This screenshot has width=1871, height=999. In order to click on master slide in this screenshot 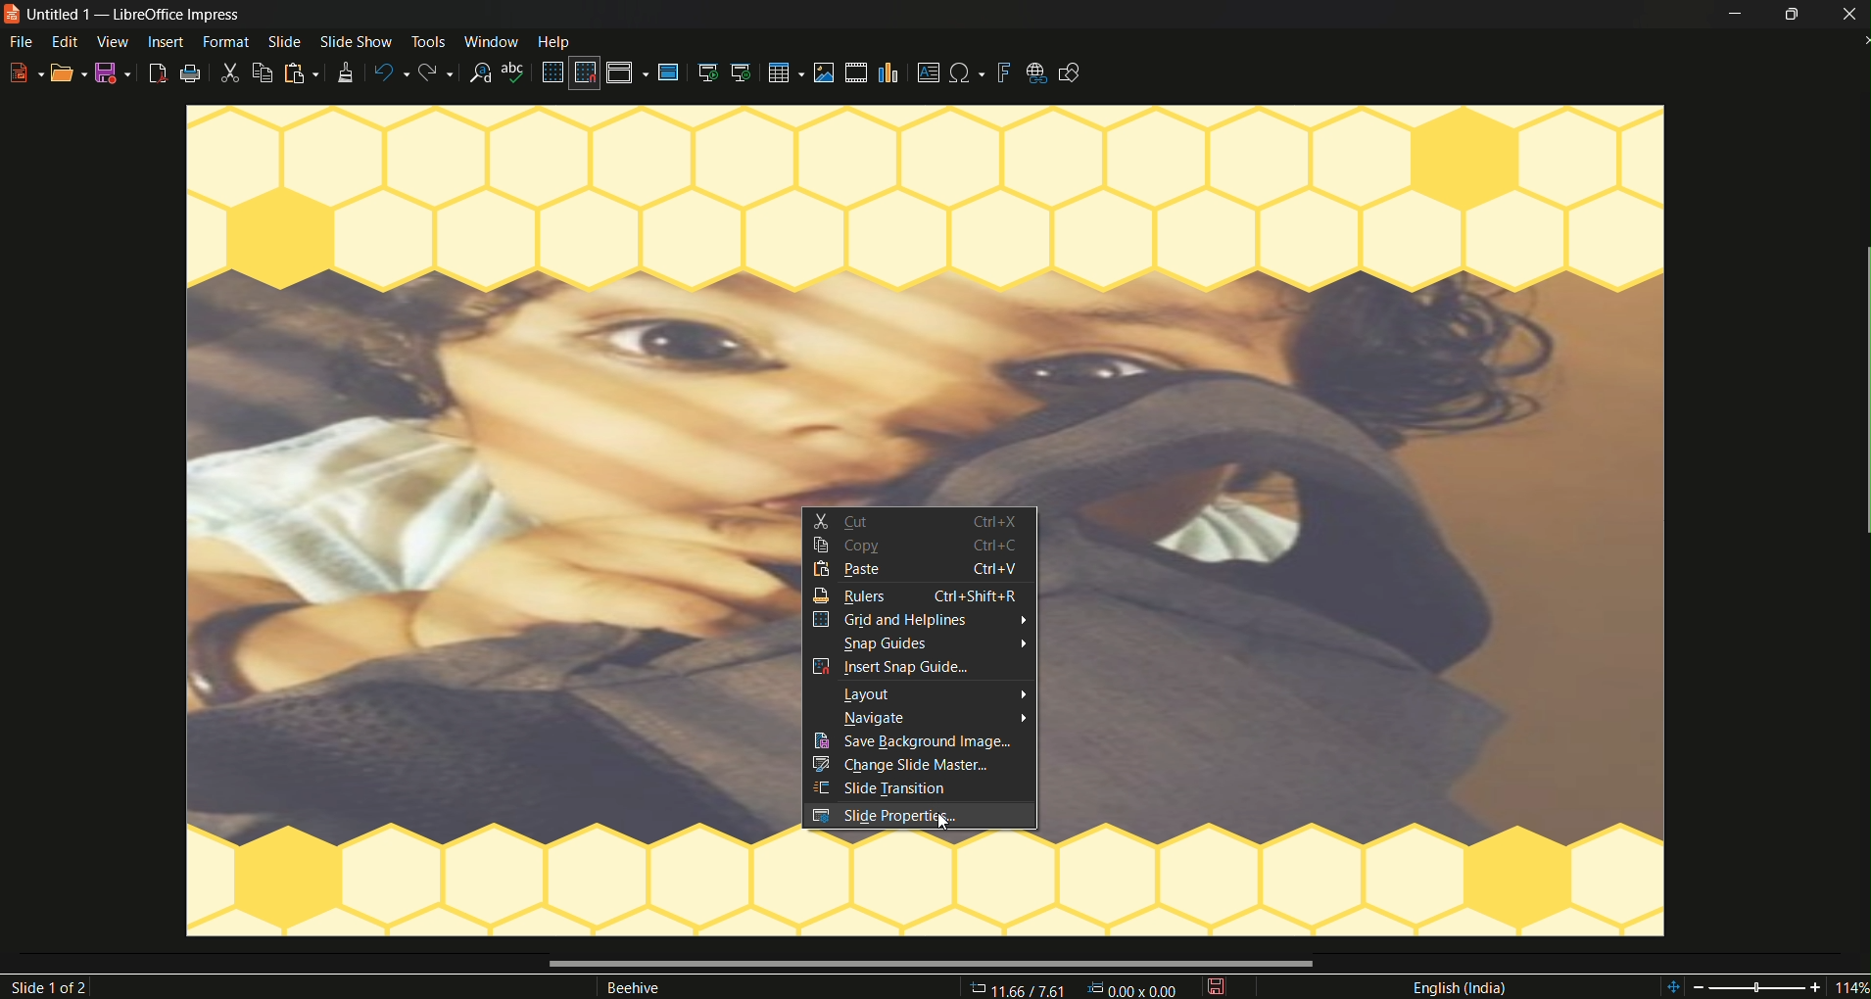, I will do `click(672, 73)`.